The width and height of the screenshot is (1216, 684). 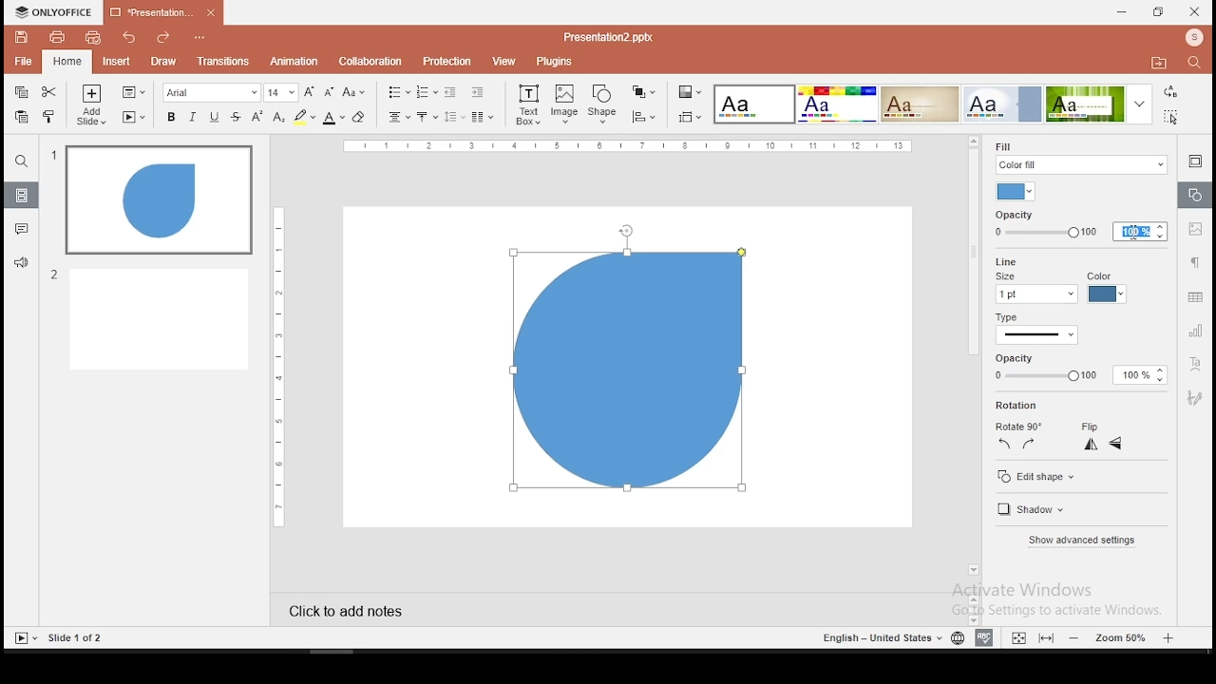 What do you see at coordinates (332, 119) in the screenshot?
I see `font color` at bounding box center [332, 119].